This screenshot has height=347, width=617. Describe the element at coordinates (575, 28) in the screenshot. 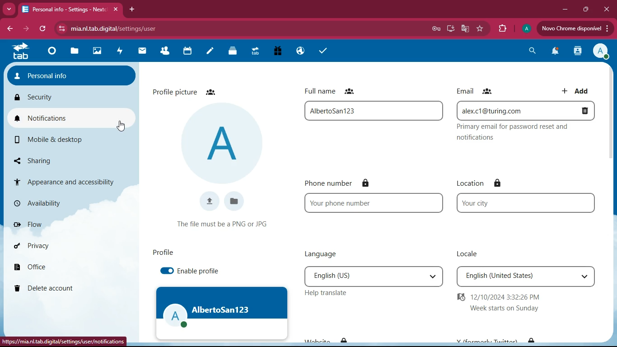

I see `update` at that location.